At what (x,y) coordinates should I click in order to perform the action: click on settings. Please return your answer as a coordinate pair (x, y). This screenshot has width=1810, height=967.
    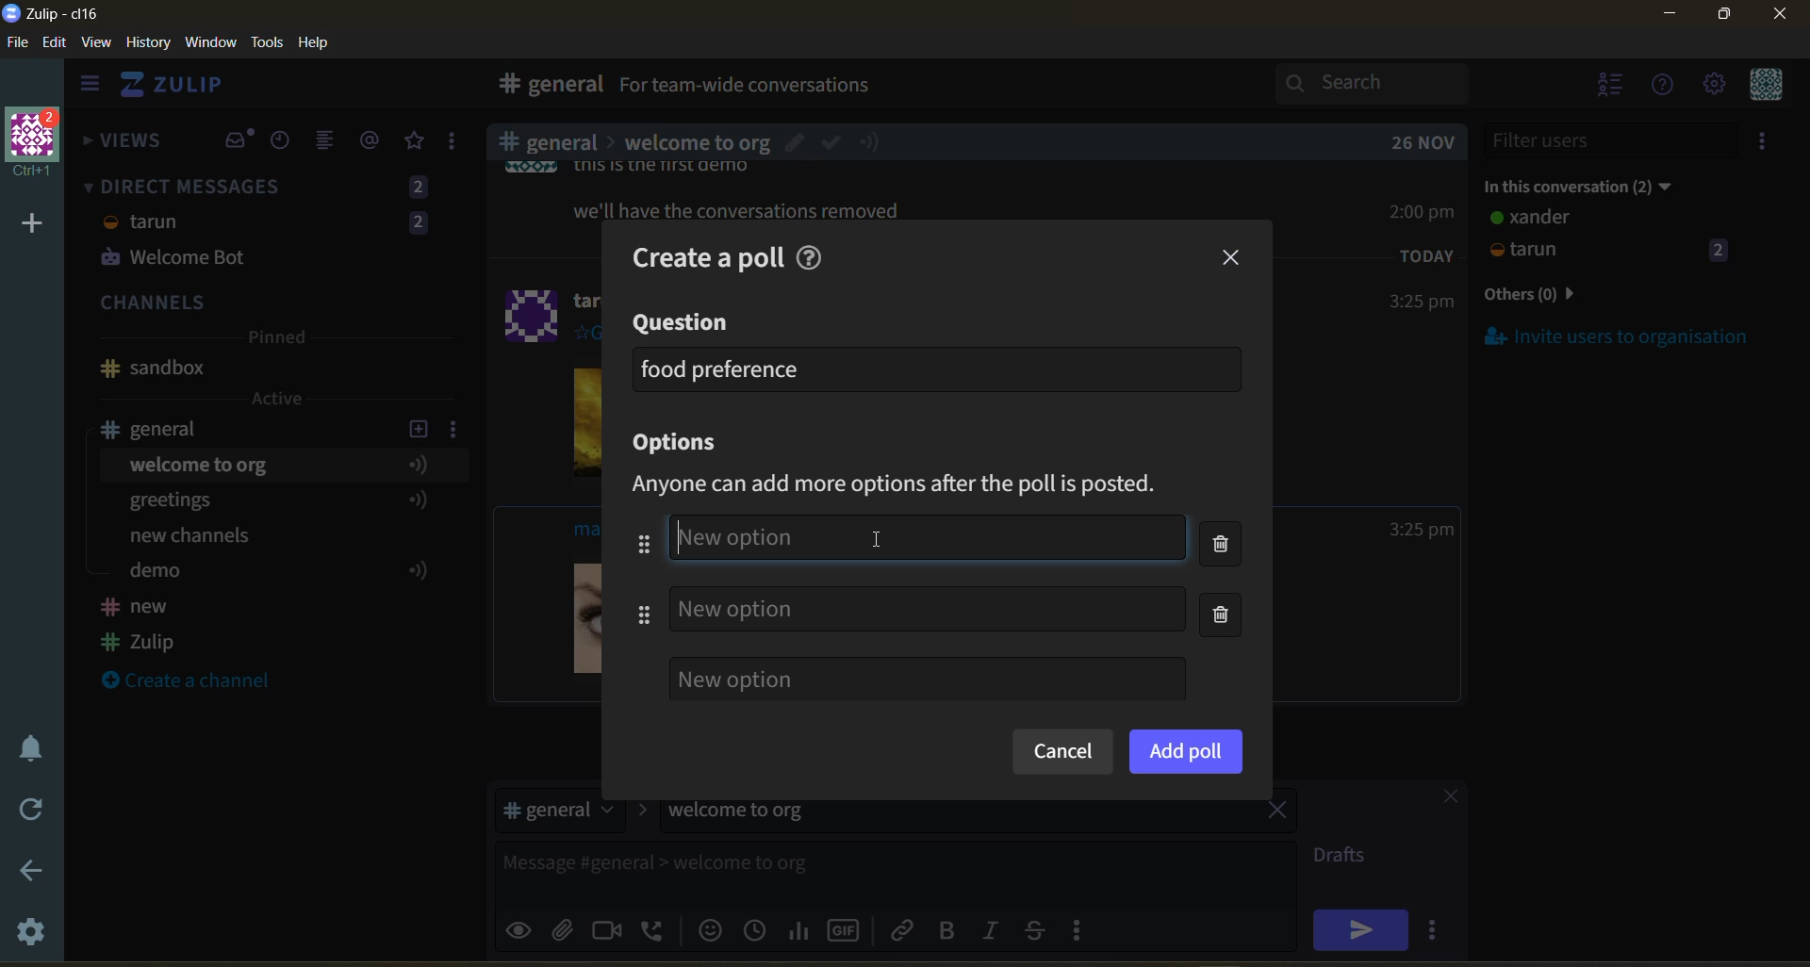
    Looking at the image, I should click on (33, 935).